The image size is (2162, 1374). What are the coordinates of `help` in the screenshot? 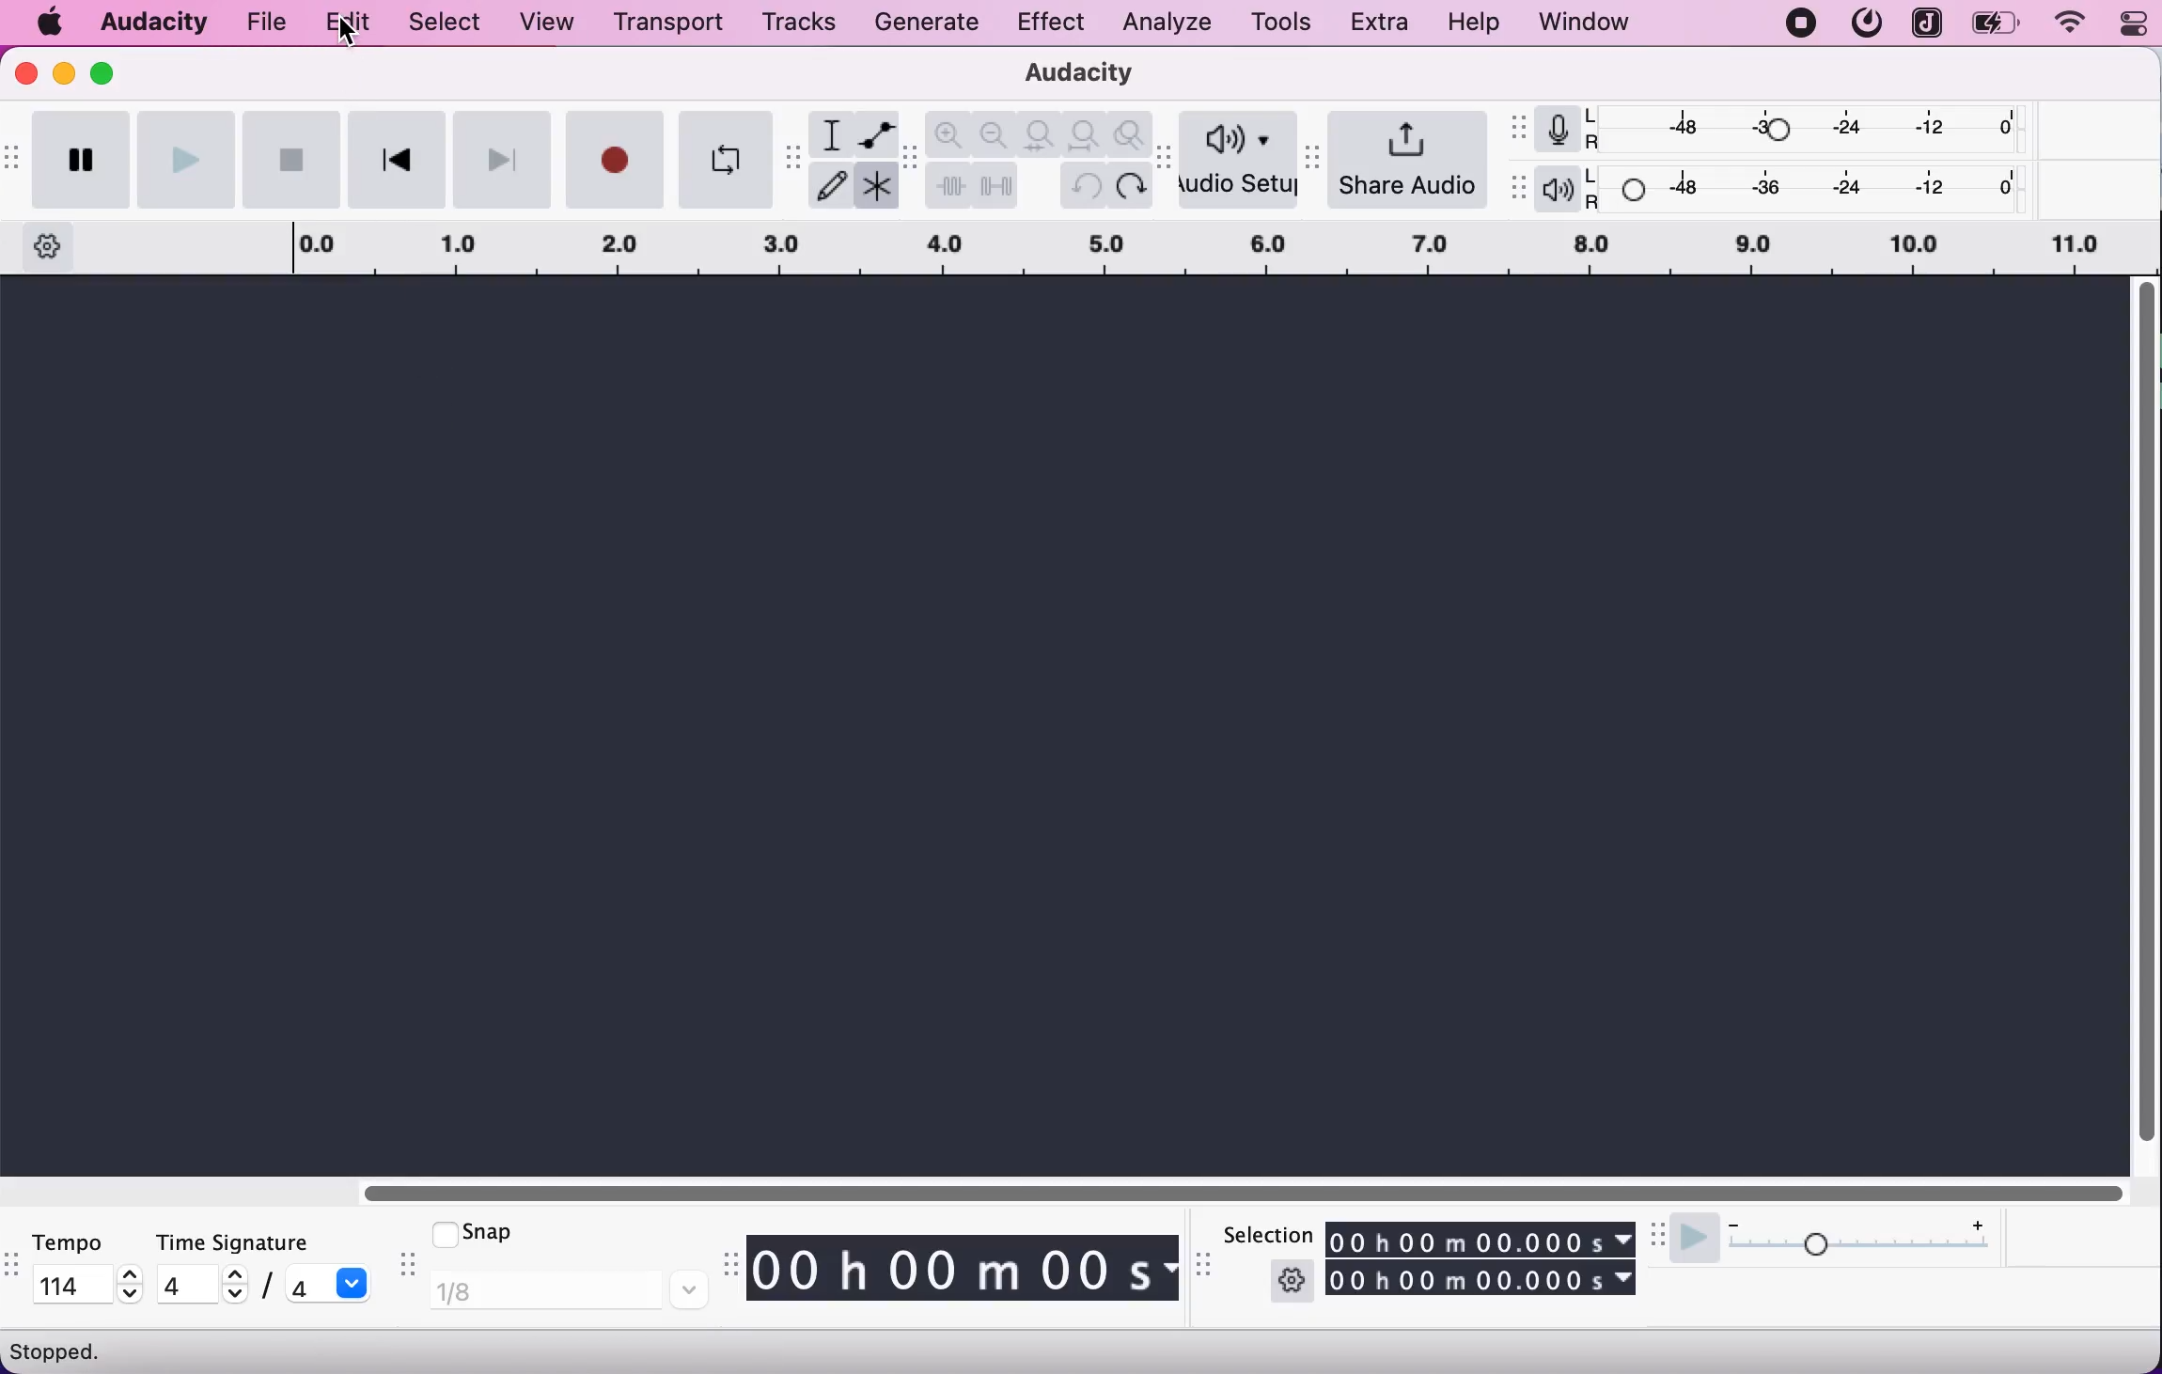 It's located at (1477, 23).